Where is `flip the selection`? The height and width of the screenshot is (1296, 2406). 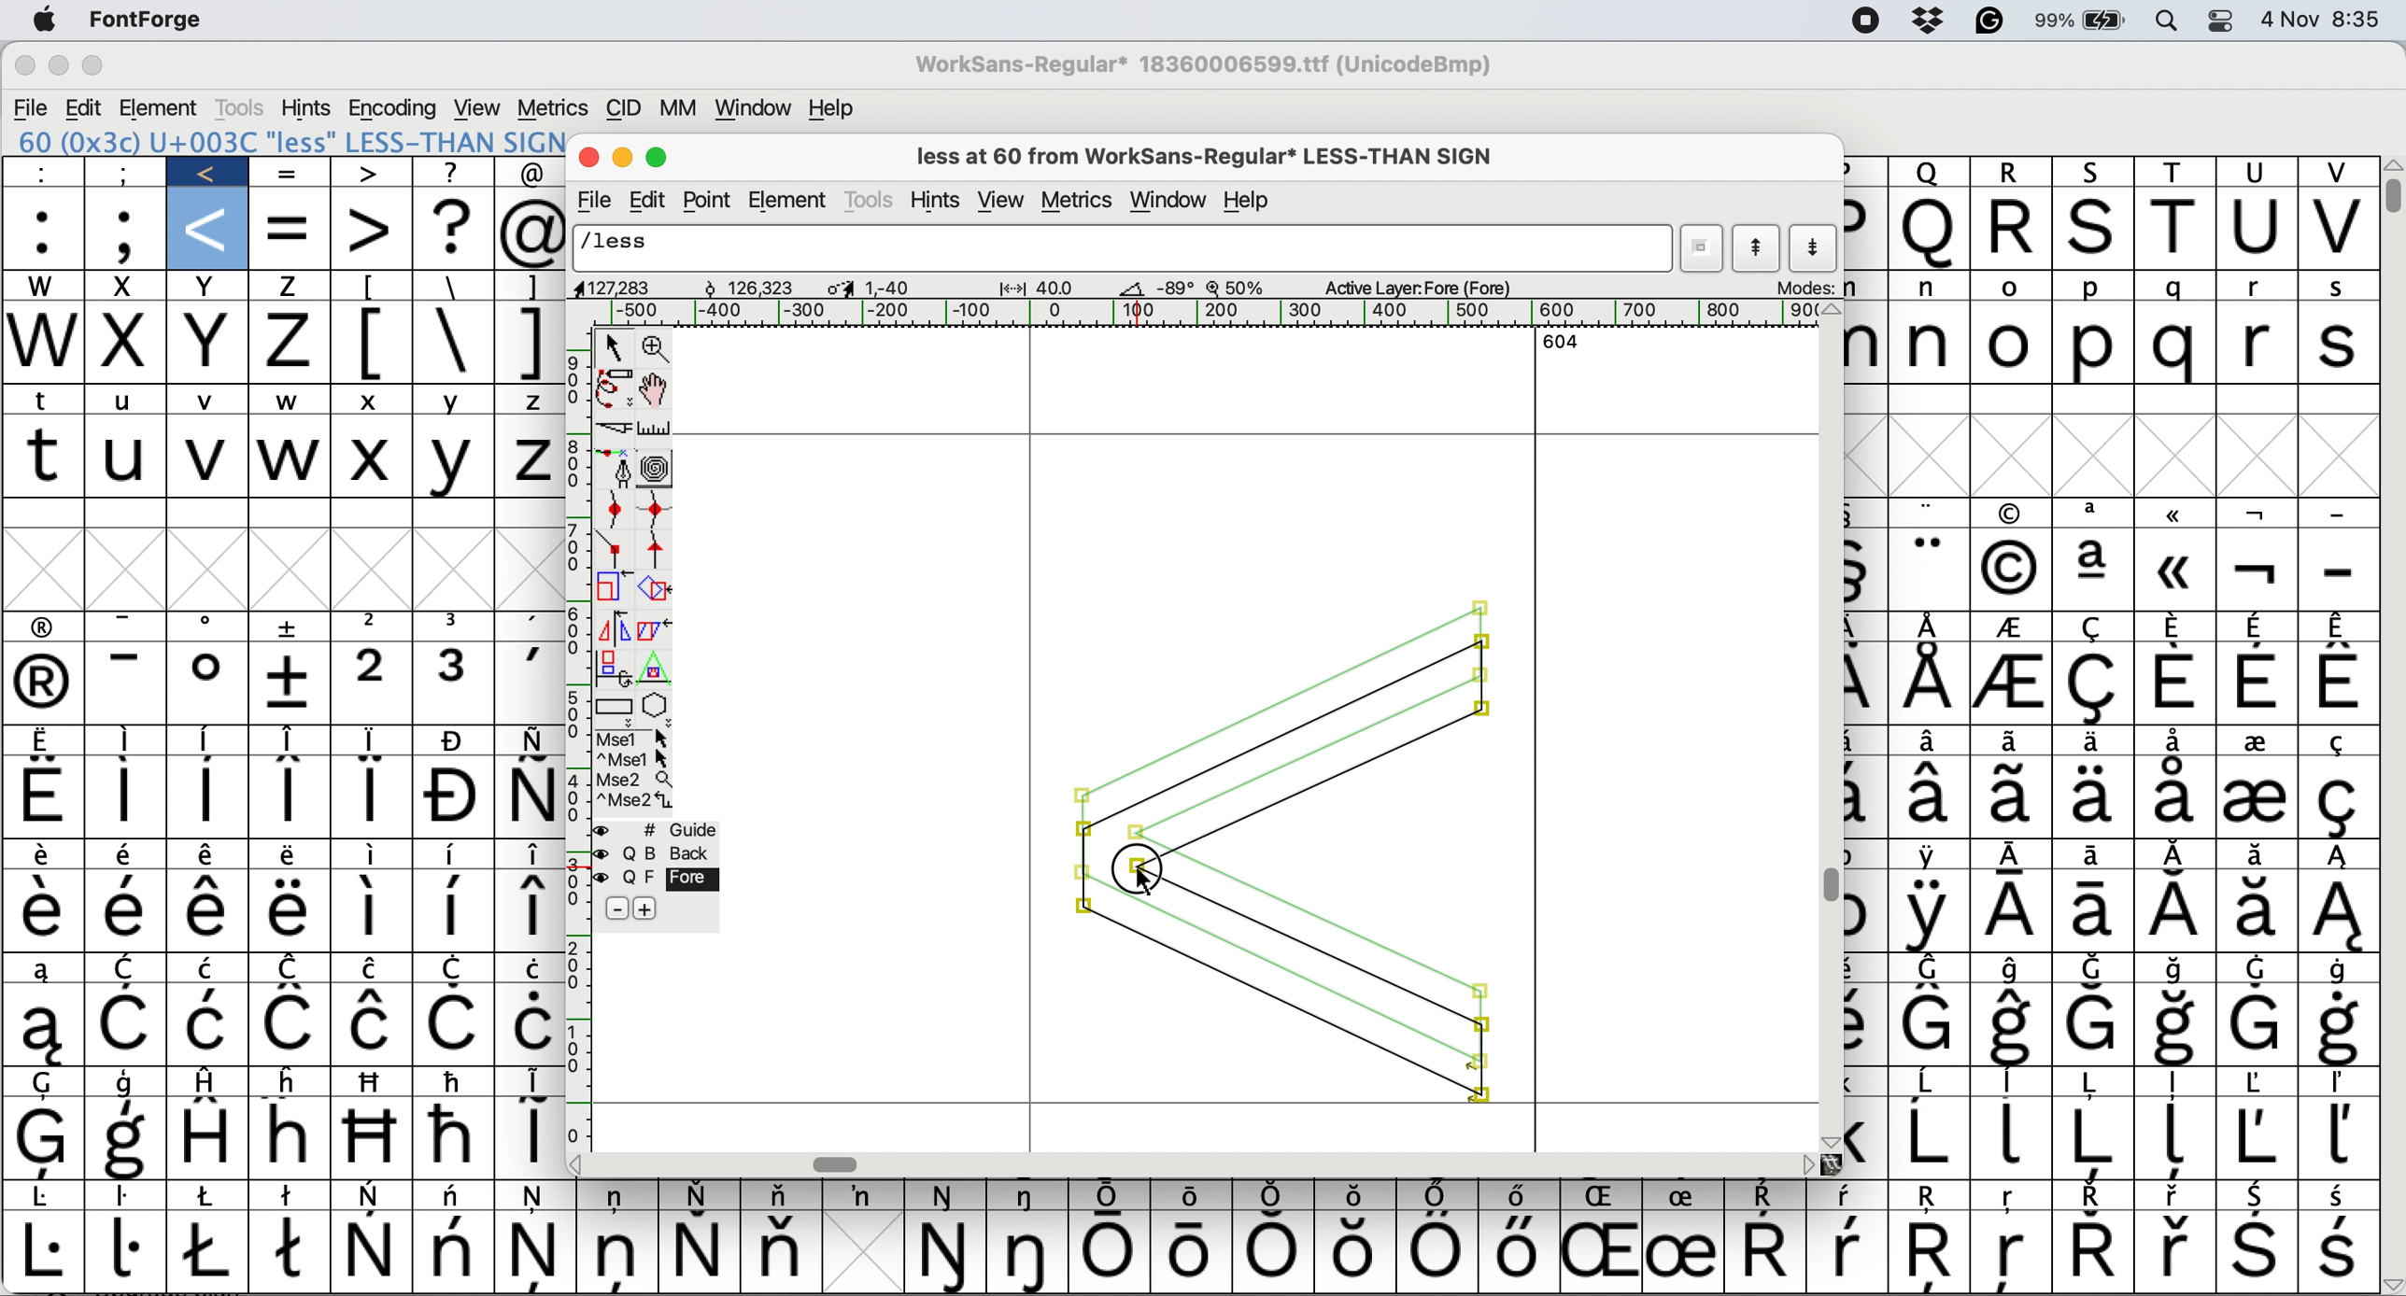
flip the selection is located at coordinates (614, 627).